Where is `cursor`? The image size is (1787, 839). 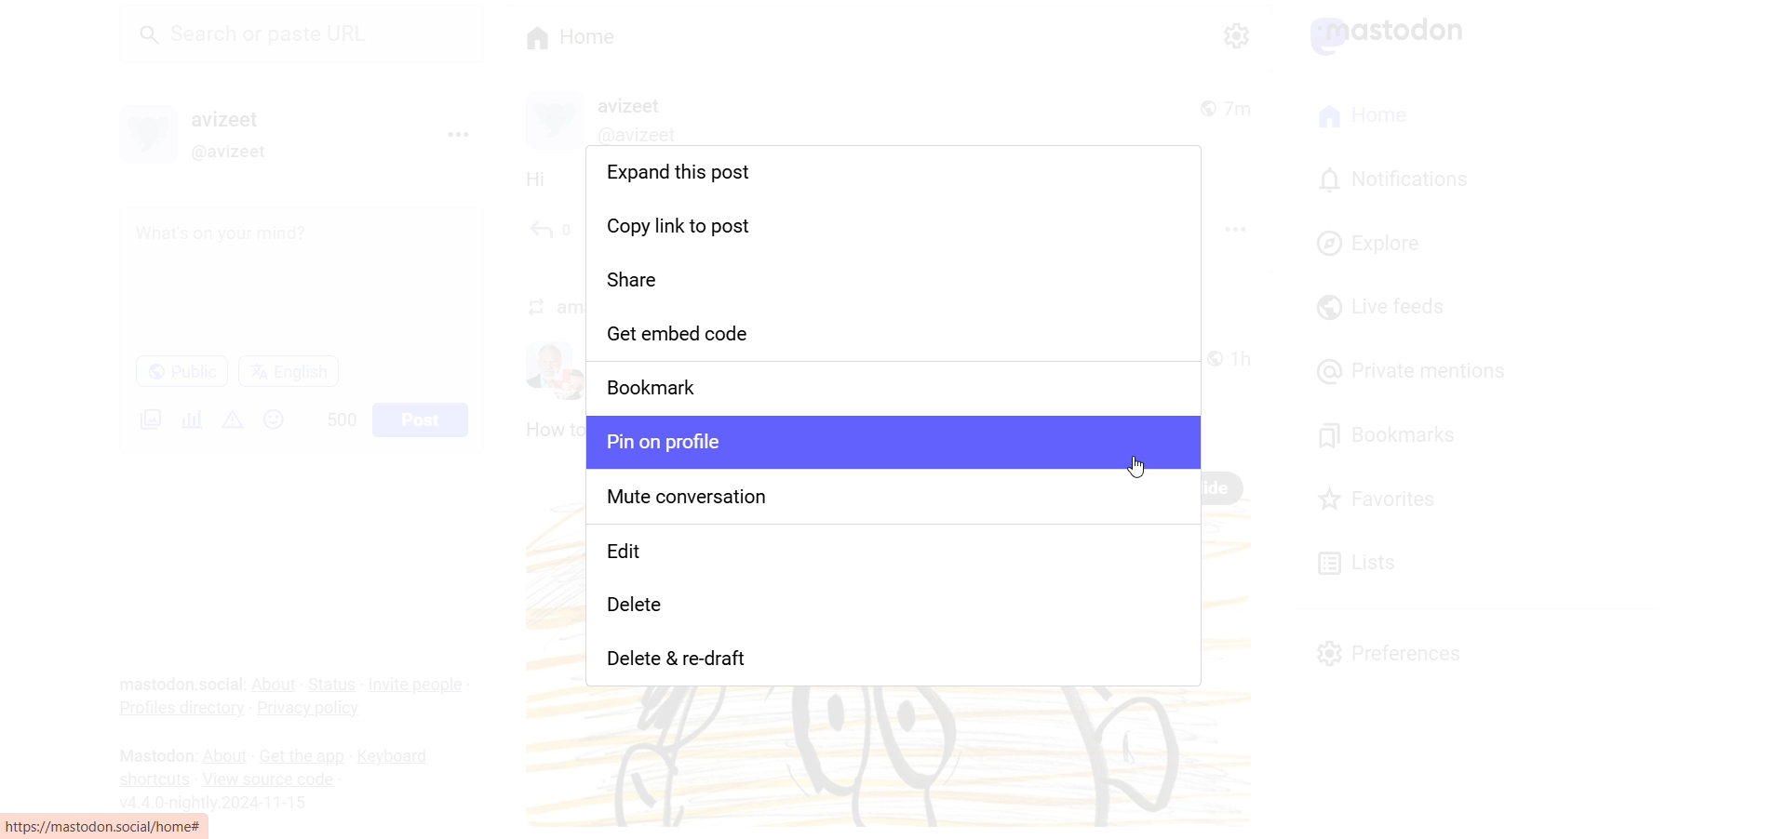
cursor is located at coordinates (1142, 471).